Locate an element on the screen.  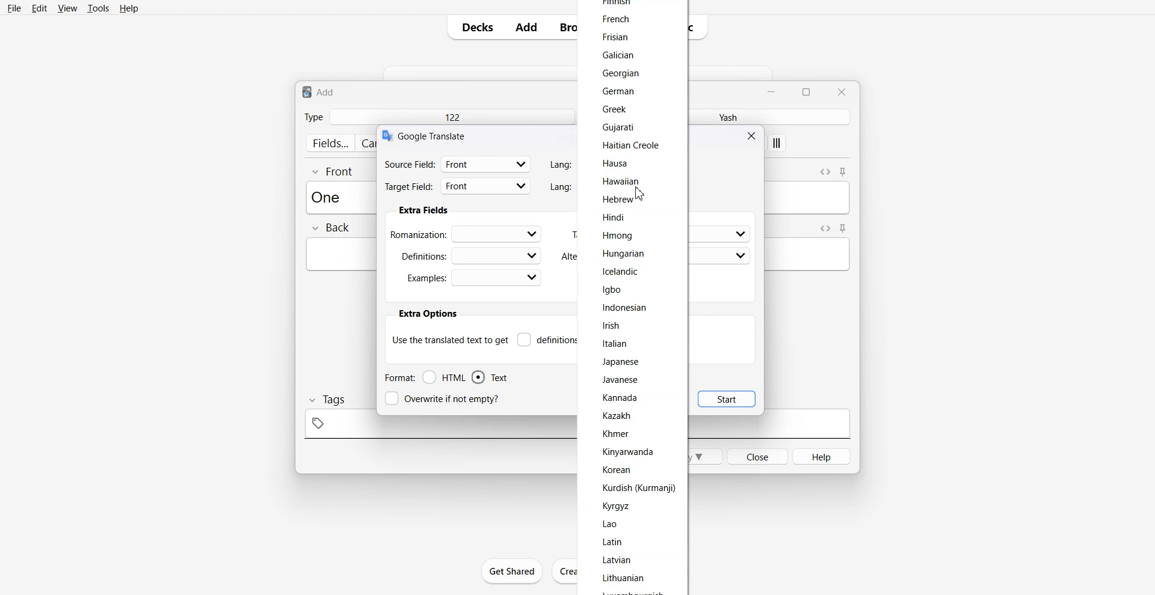
Text is located at coordinates (434, 135).